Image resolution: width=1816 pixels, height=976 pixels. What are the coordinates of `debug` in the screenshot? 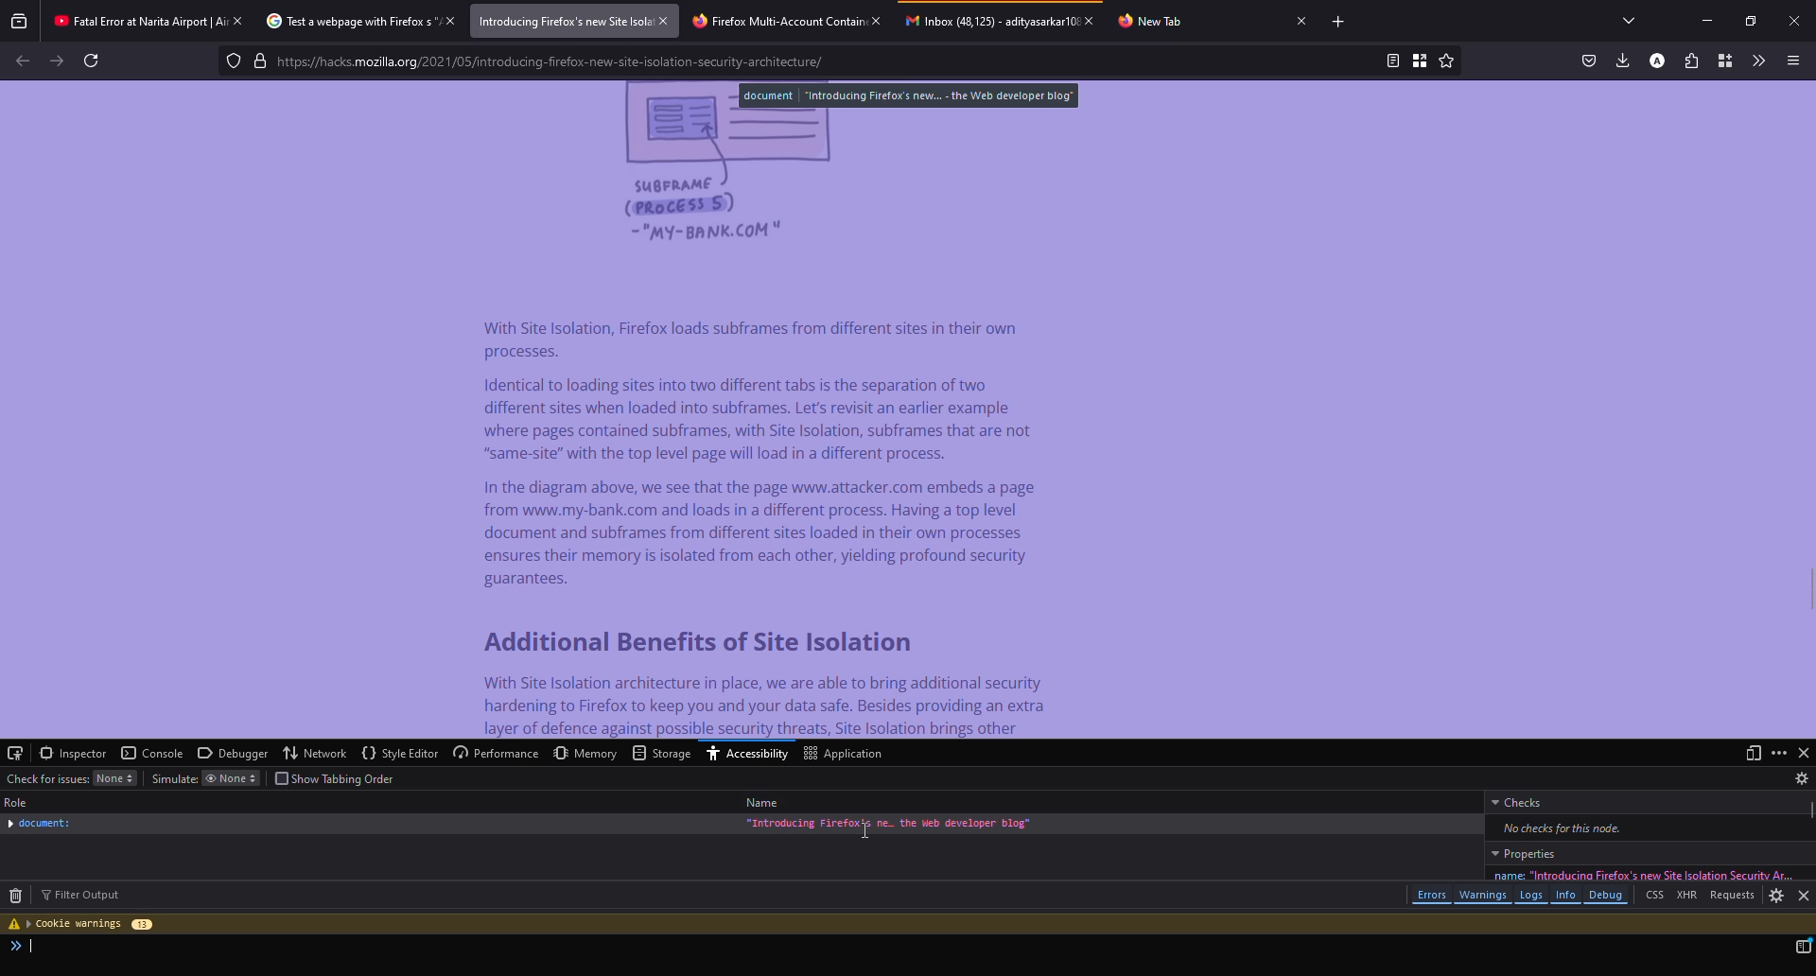 It's located at (1608, 897).